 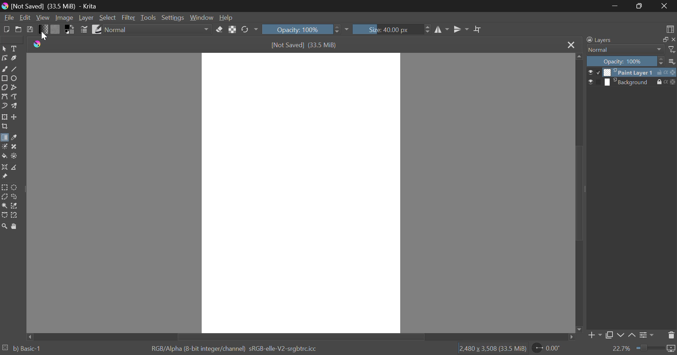 I want to click on Crop Layer, so click(x=4, y=127).